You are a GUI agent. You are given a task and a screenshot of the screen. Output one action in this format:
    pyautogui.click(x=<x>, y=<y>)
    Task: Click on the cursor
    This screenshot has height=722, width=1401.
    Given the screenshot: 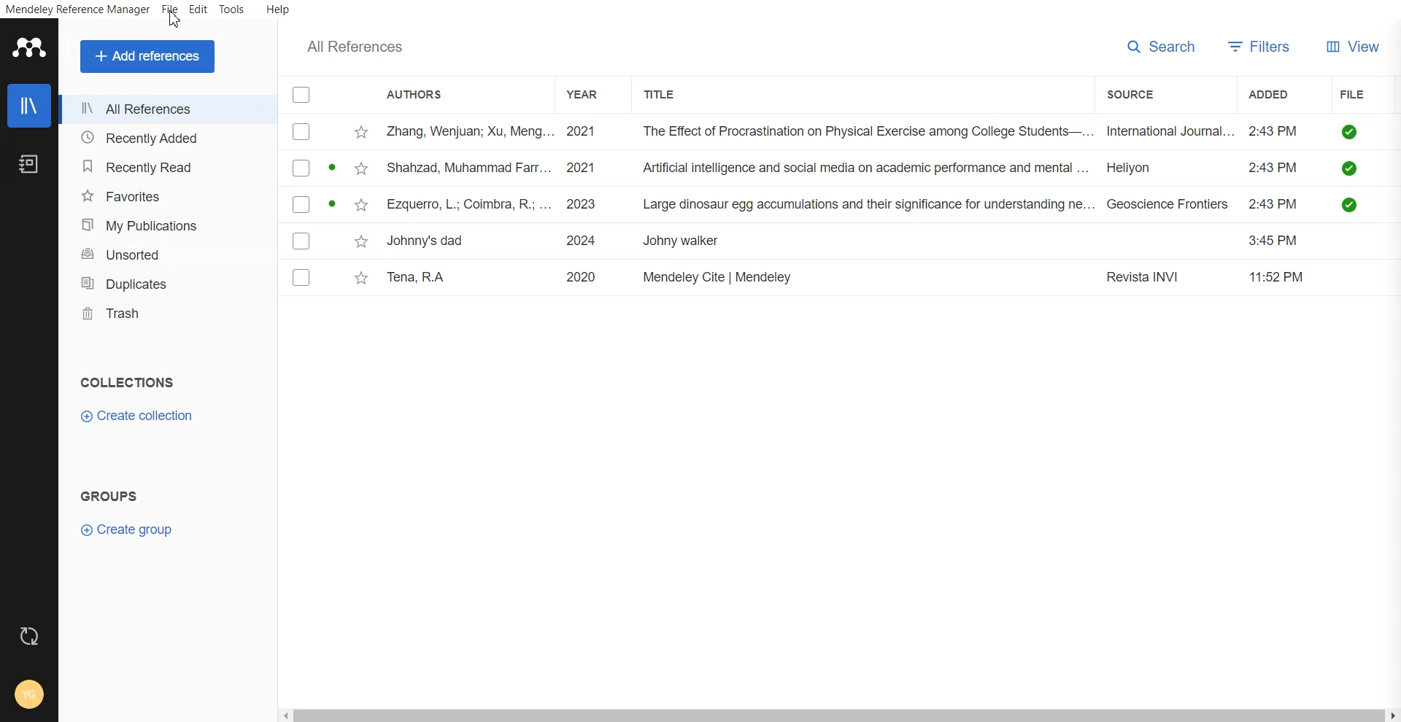 What is the action you would take?
    pyautogui.click(x=173, y=20)
    